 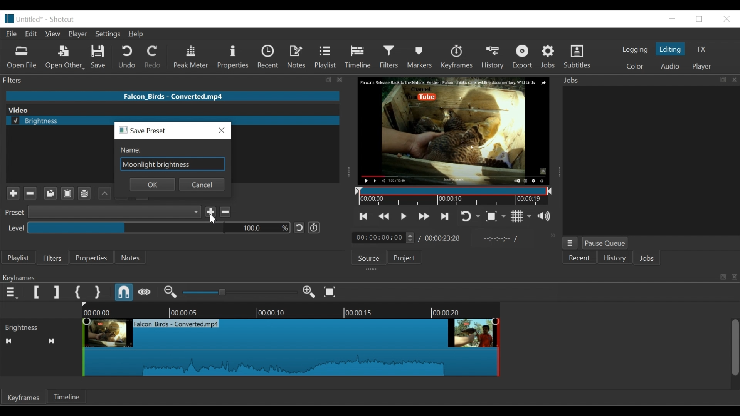 I want to click on Recent, so click(x=269, y=57).